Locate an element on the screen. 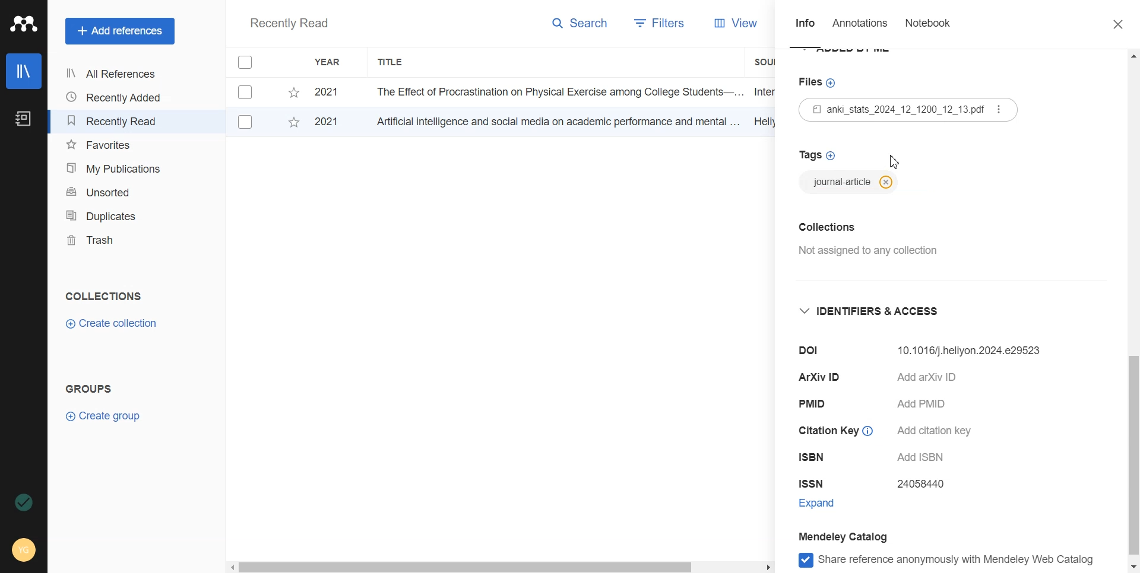 This screenshot has height=573, width=1140. Identifier and access is located at coordinates (879, 315).